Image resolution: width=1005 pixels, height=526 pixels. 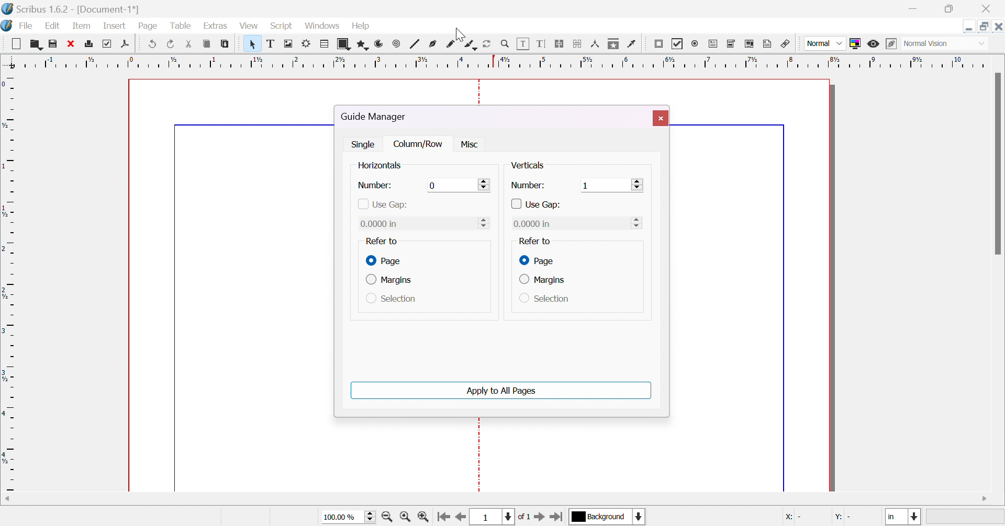 What do you see at coordinates (822, 518) in the screenshot?
I see `coordinates` at bounding box center [822, 518].